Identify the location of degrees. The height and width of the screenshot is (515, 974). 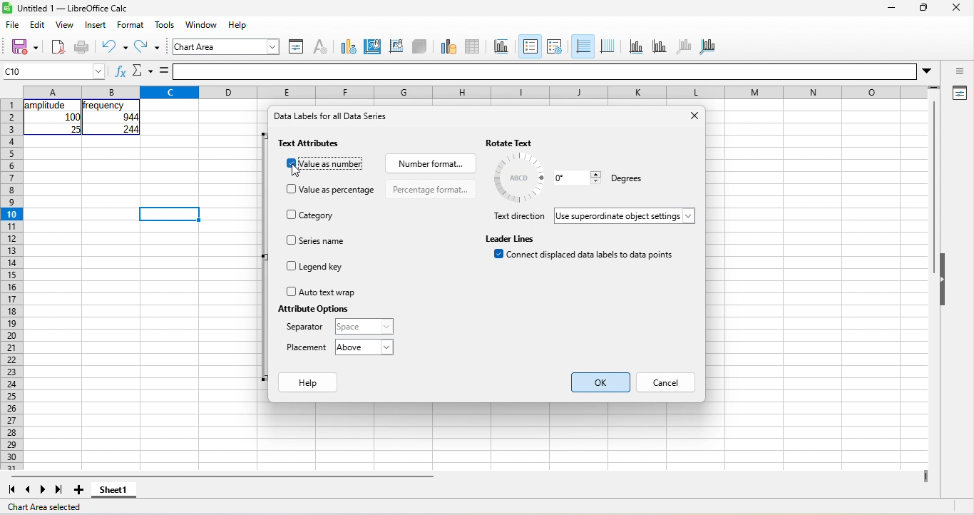
(520, 178).